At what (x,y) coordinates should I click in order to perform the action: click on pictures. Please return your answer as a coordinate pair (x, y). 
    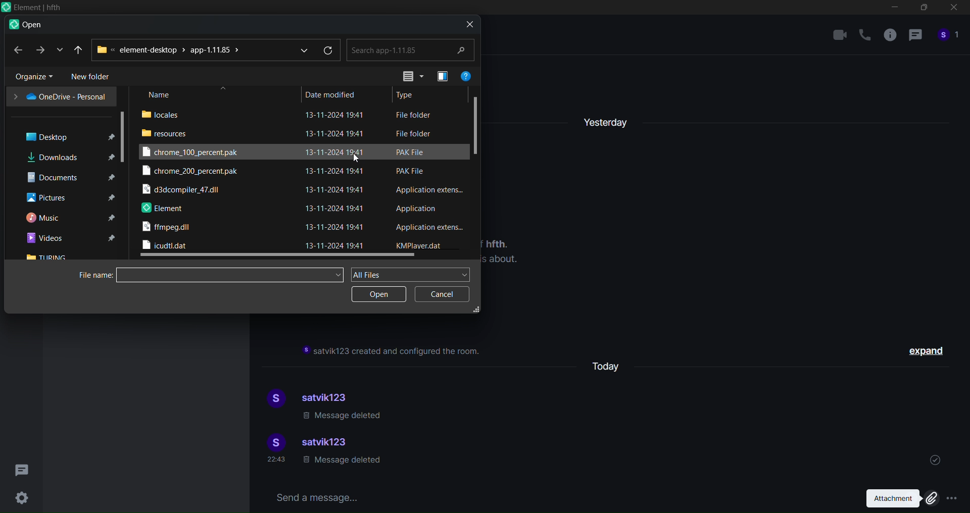
    Looking at the image, I should click on (68, 198).